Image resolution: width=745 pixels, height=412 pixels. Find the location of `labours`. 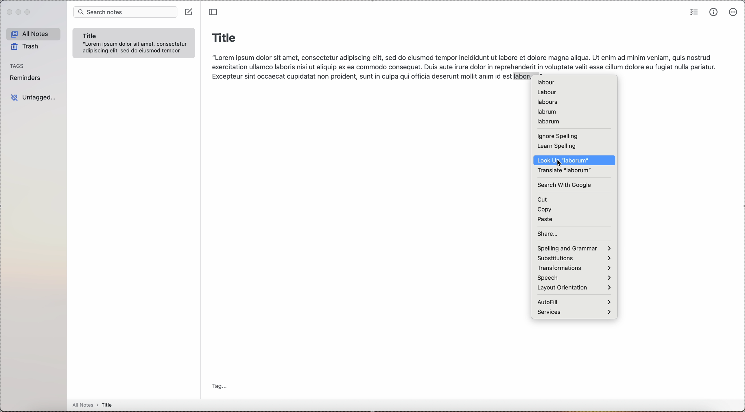

labours is located at coordinates (548, 102).